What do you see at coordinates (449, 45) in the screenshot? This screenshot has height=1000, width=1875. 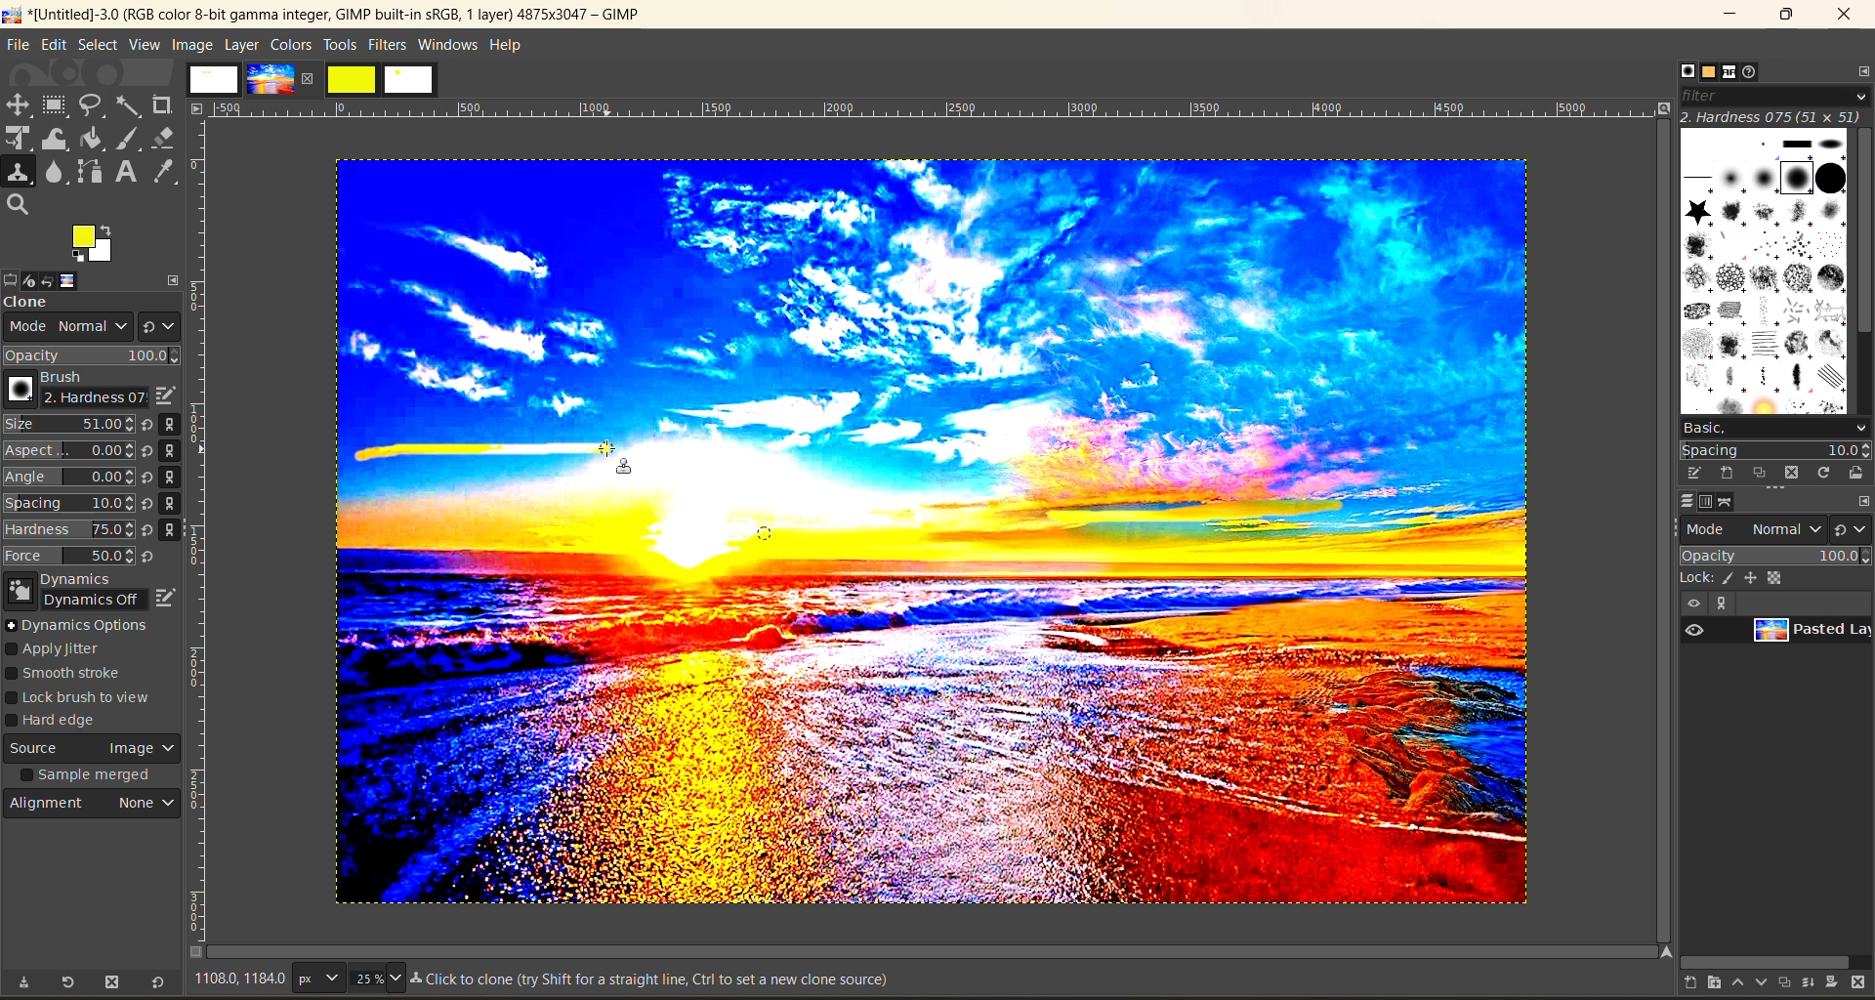 I see `windows` at bounding box center [449, 45].